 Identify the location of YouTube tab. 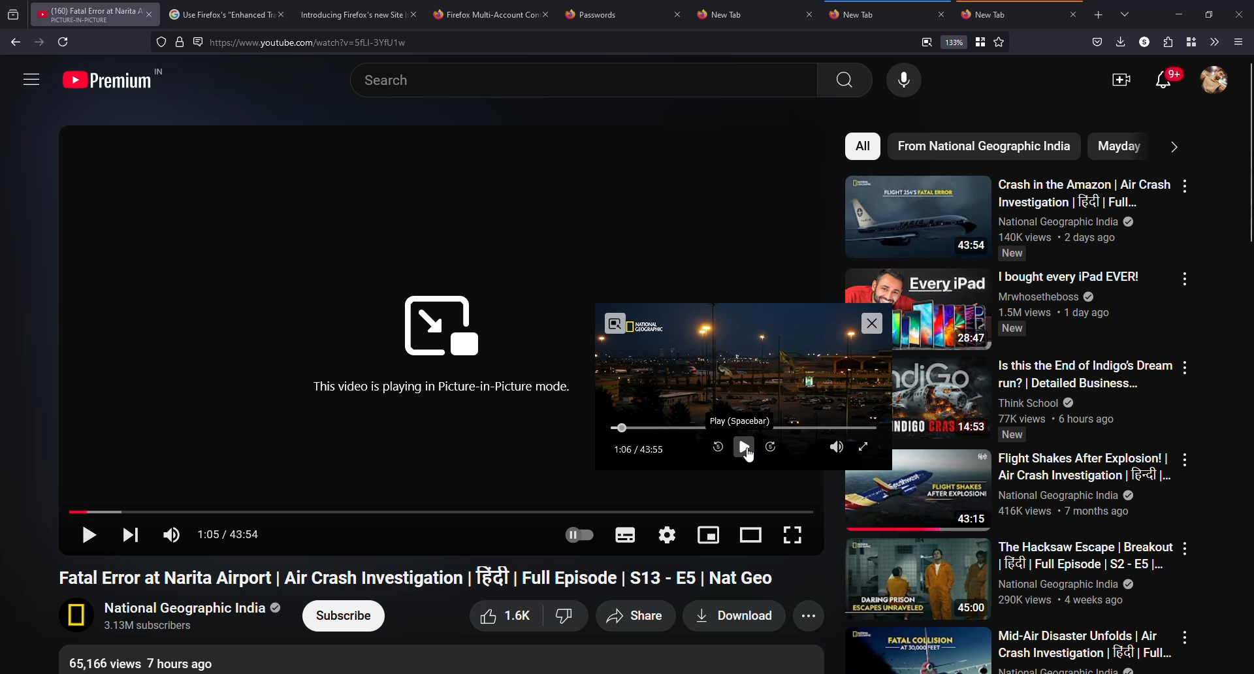
(86, 14).